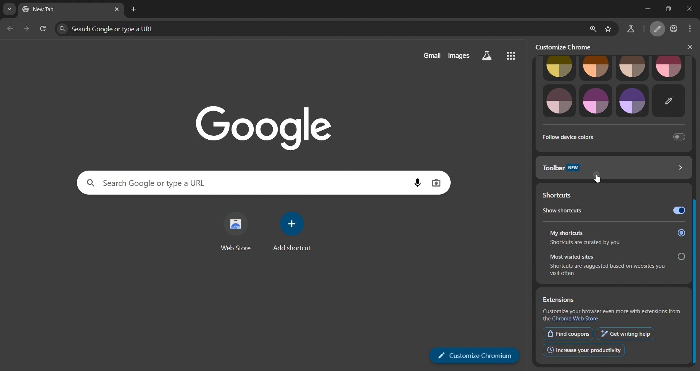 The image size is (700, 371). Describe the element at coordinates (10, 28) in the screenshot. I see `go back one page` at that location.